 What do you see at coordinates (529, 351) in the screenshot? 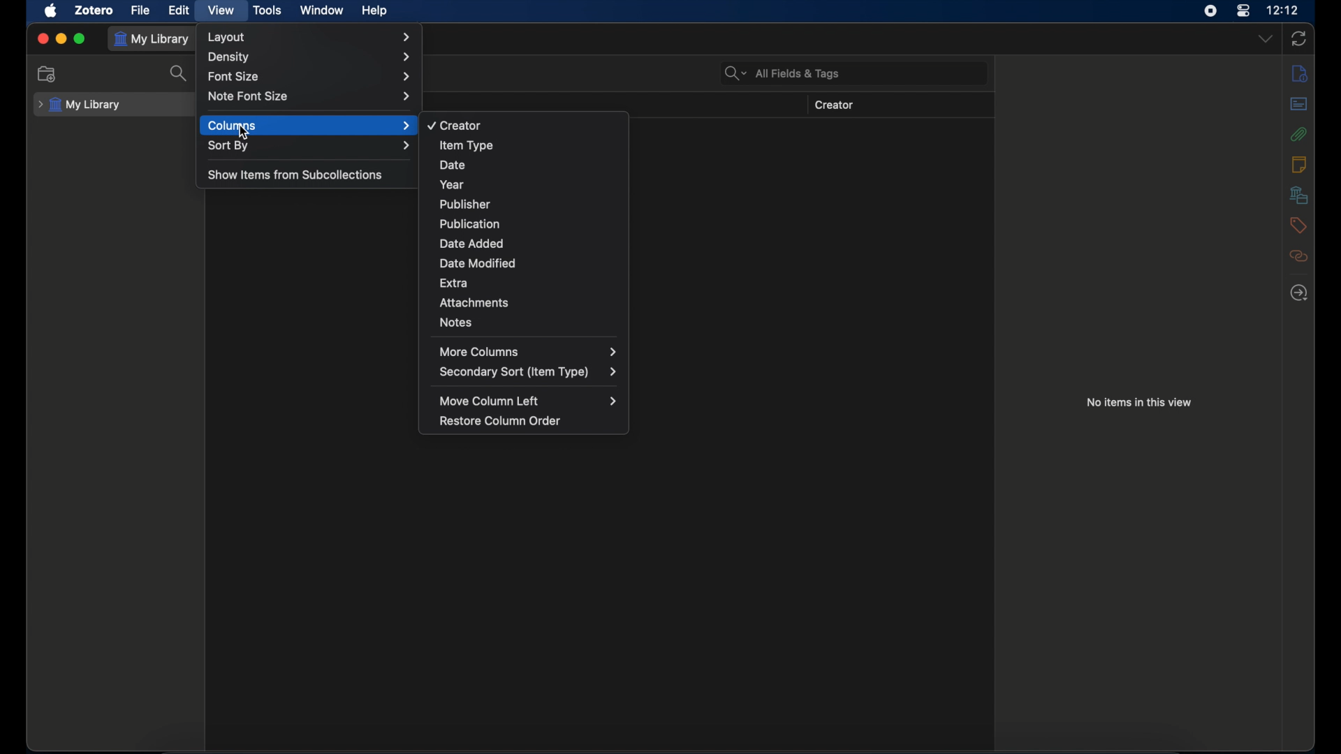
I see `more columns` at bounding box center [529, 351].